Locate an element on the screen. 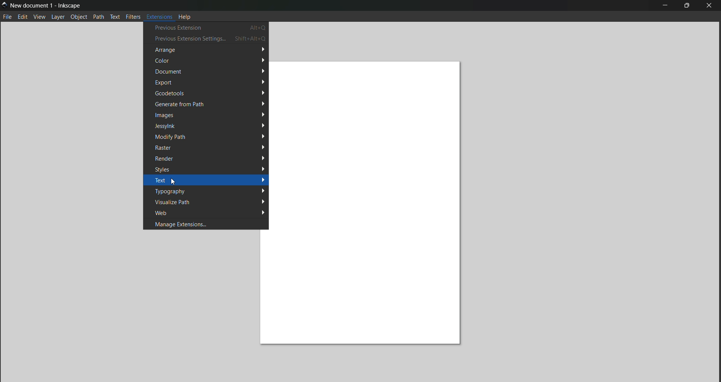 Image resolution: width=721 pixels, height=382 pixels. layer is located at coordinates (59, 17).